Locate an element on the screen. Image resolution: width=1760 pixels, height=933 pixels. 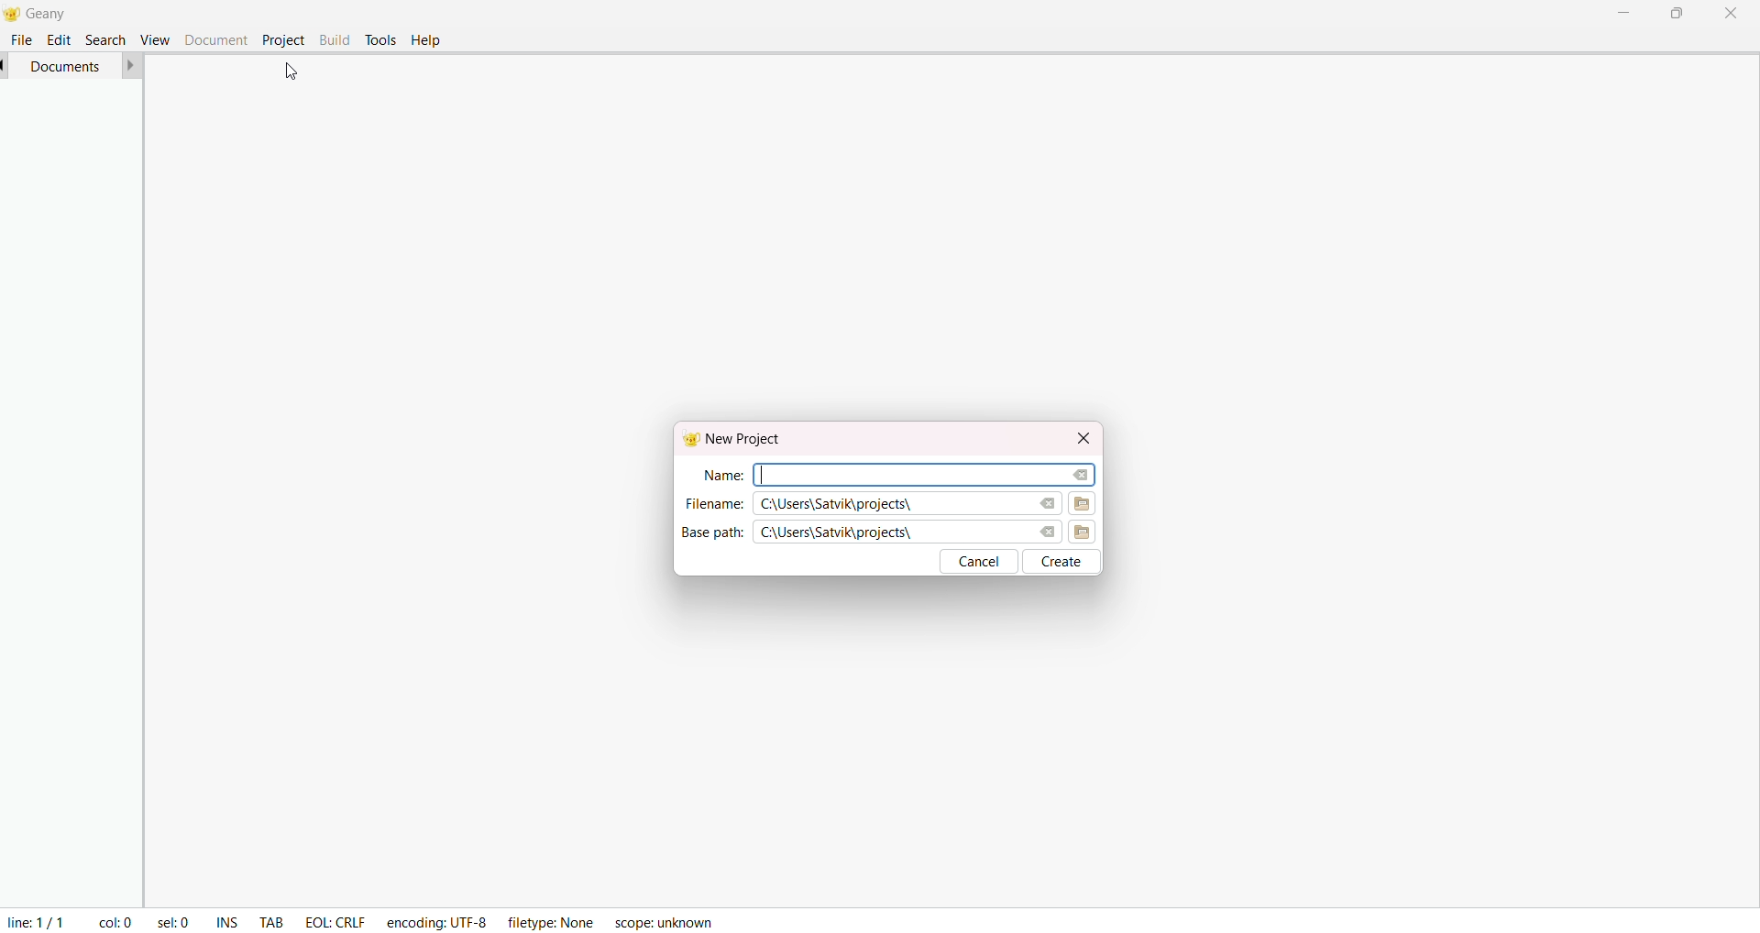
Name: is located at coordinates (720, 473).